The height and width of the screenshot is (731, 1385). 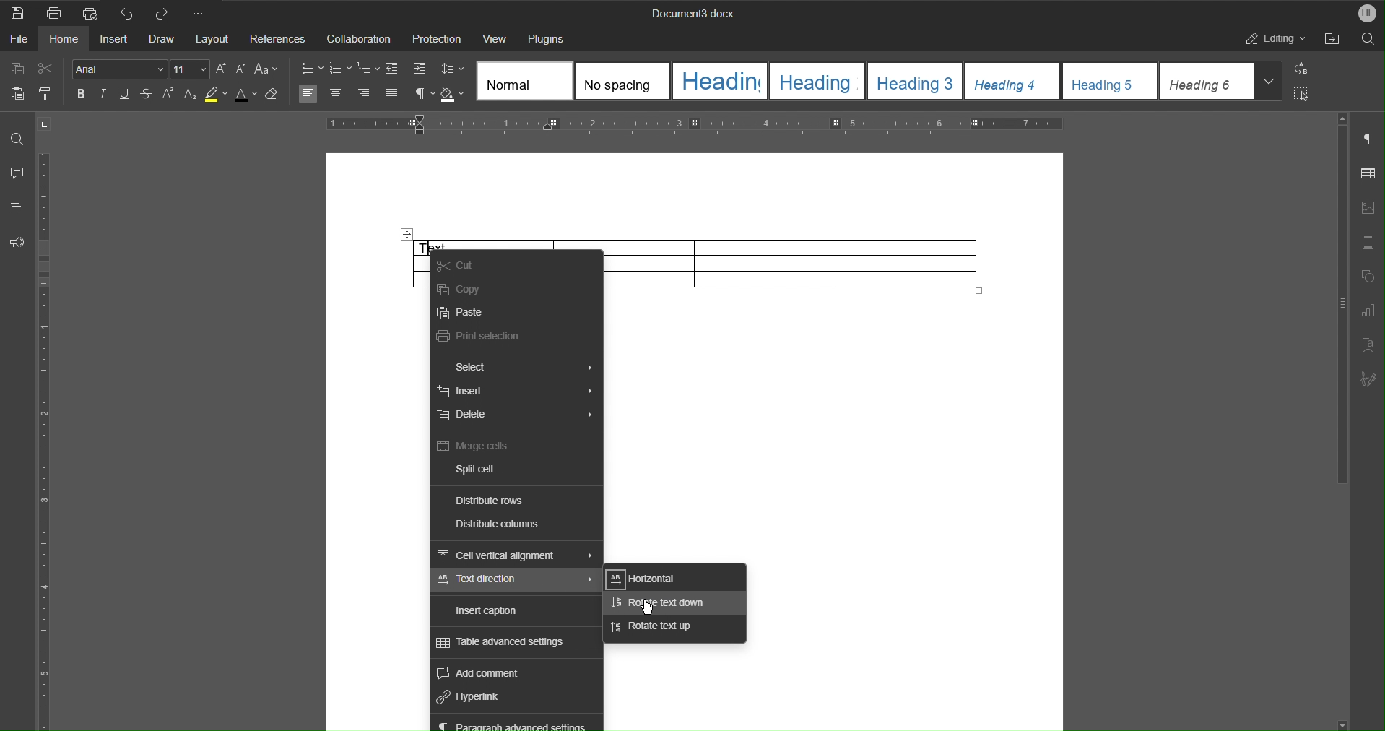 I want to click on Save, so click(x=17, y=12).